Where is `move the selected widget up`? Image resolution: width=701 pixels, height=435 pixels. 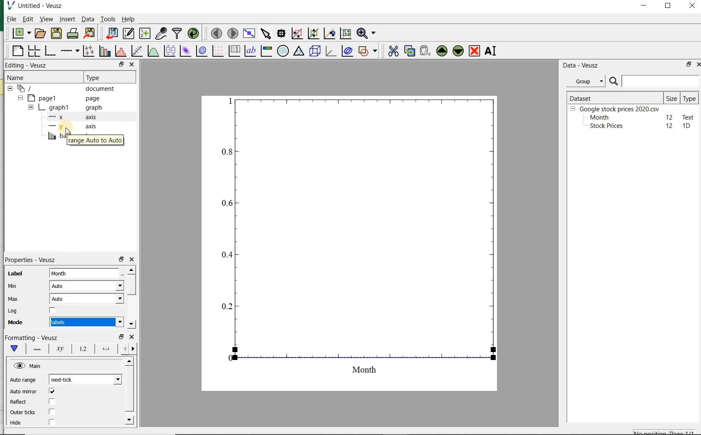
move the selected widget up is located at coordinates (442, 51).